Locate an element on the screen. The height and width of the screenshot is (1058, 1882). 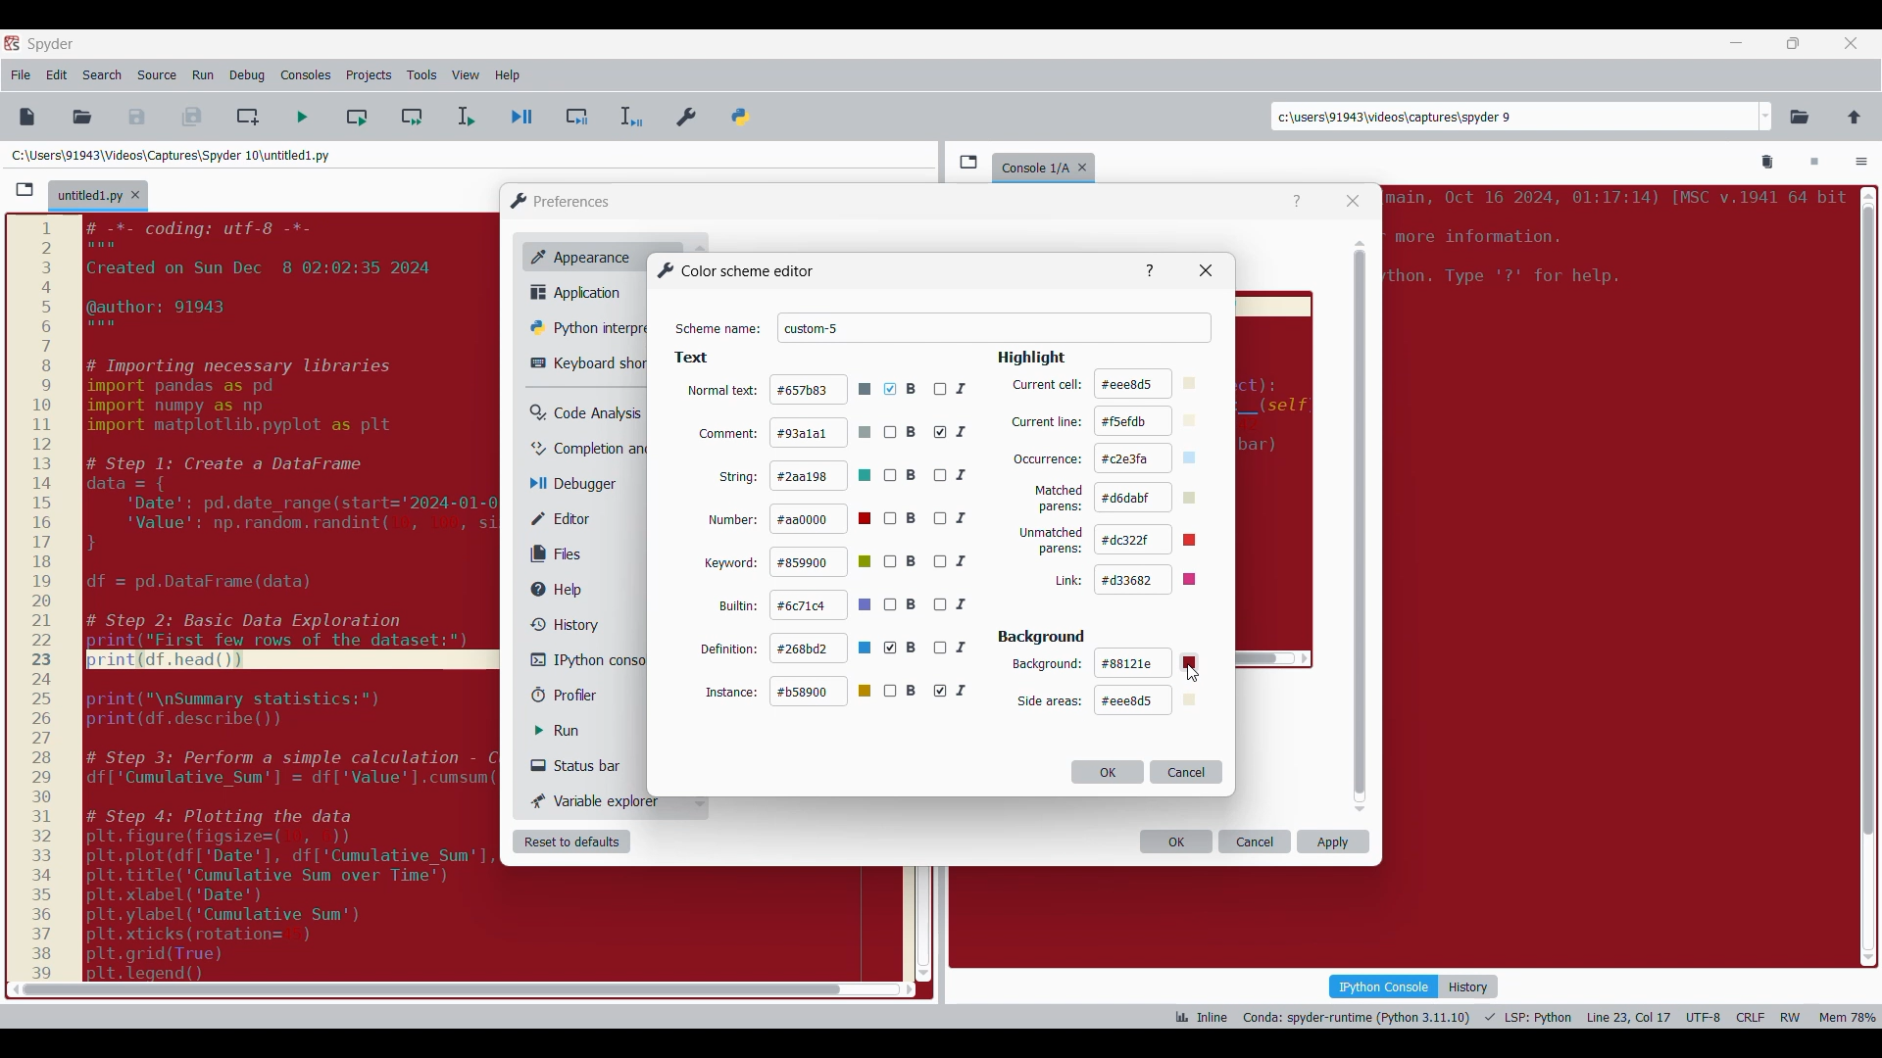
d6dabf is located at coordinates (1151, 497).